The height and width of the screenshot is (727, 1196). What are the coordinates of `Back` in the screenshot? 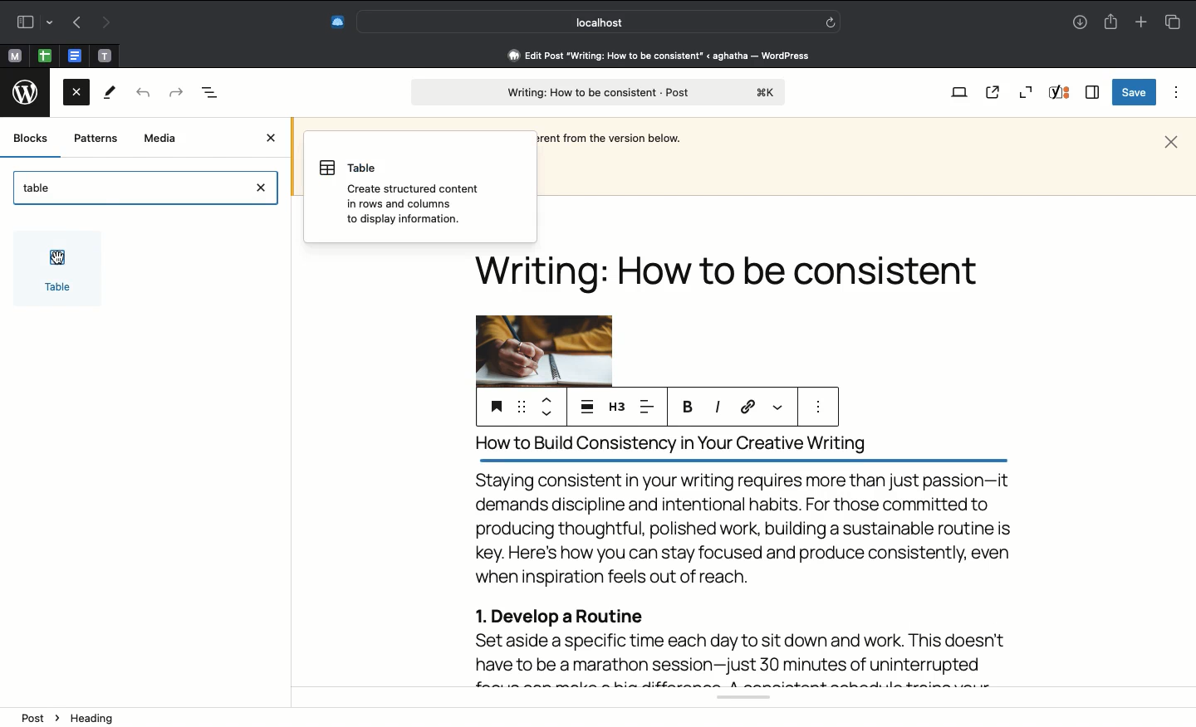 It's located at (141, 94).